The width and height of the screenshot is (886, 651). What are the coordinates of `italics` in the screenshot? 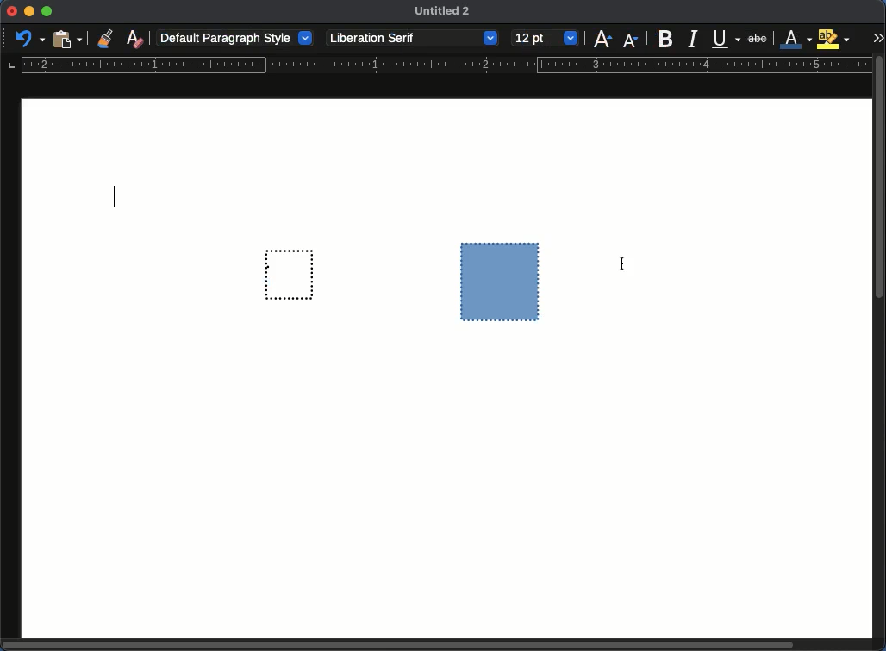 It's located at (694, 39).